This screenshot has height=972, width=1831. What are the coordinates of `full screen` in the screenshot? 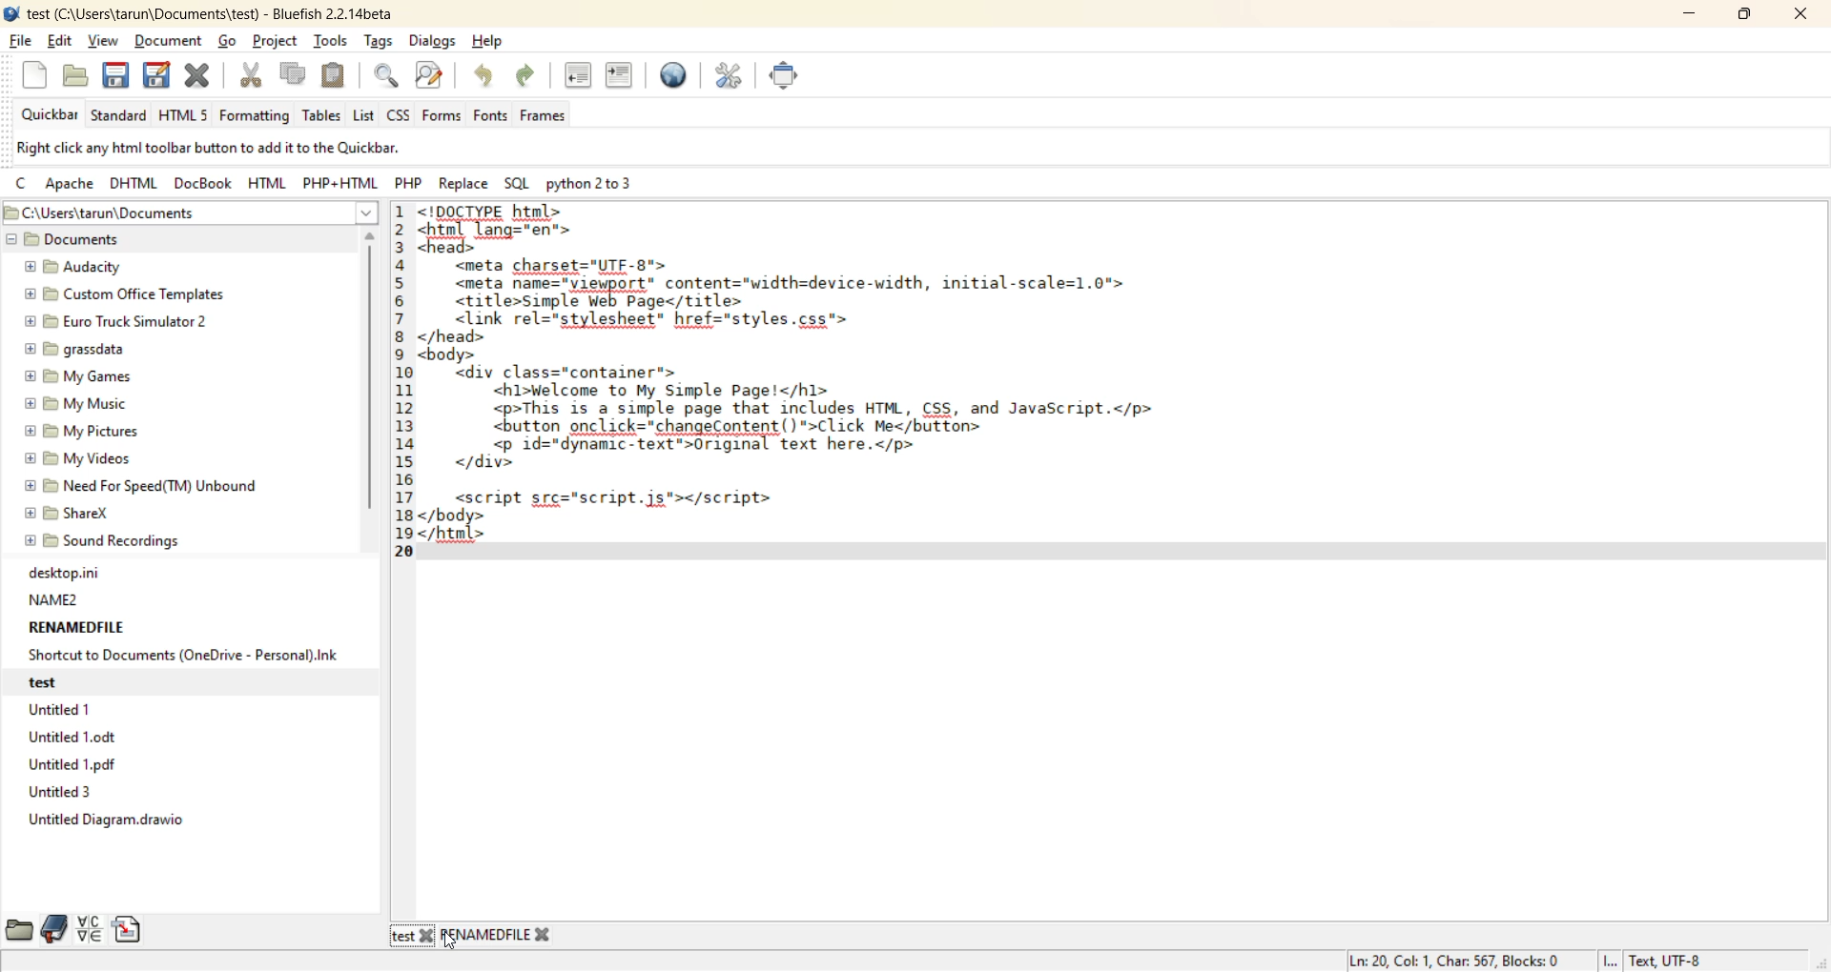 It's located at (791, 80).